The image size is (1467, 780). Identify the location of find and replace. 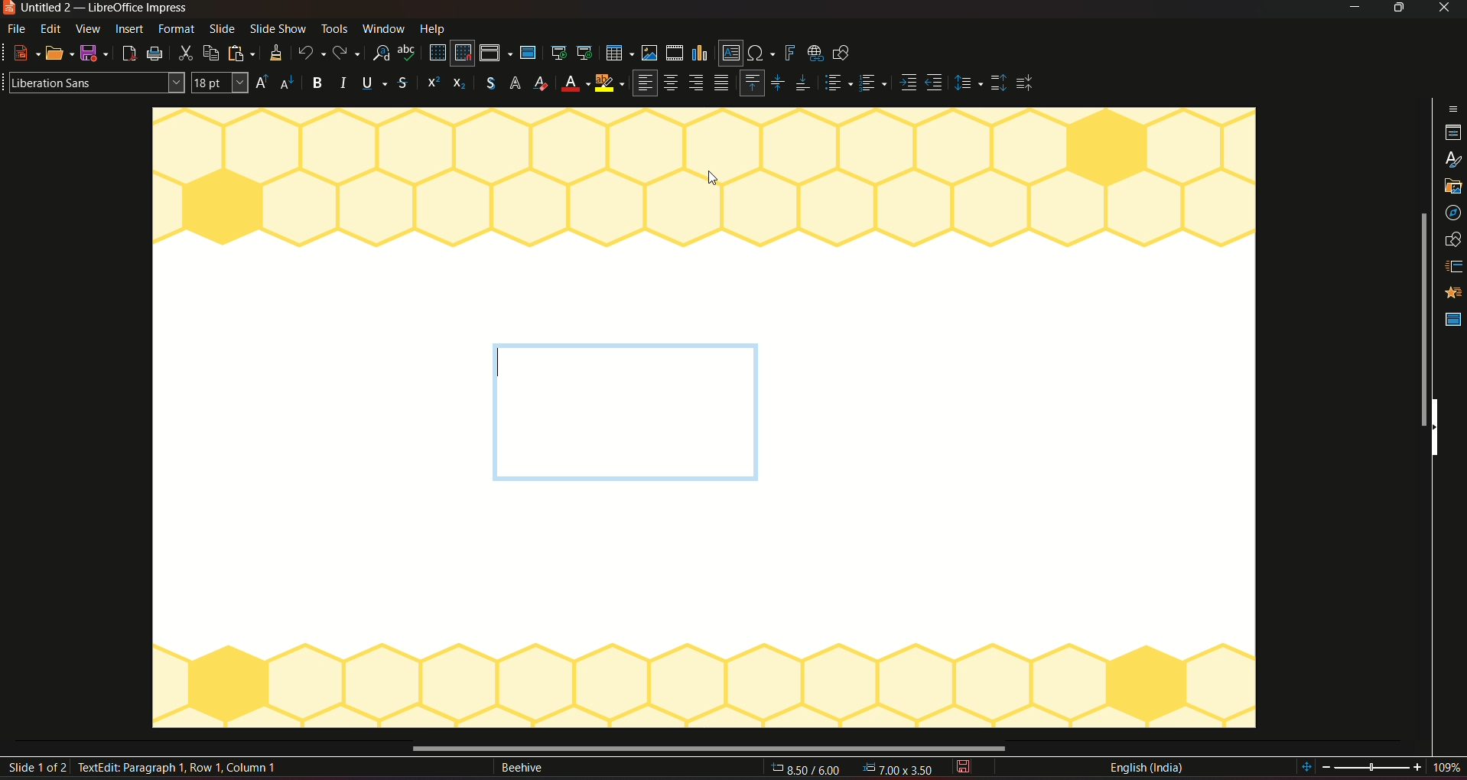
(382, 54).